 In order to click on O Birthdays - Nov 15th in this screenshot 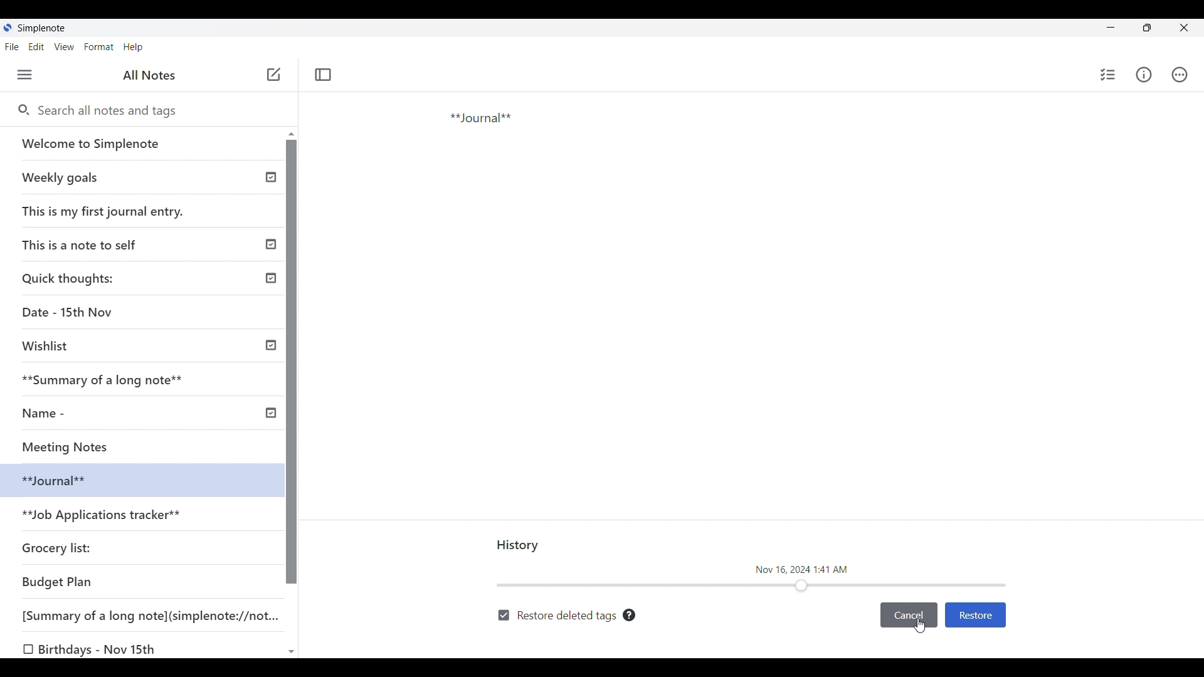, I will do `click(92, 649)`.